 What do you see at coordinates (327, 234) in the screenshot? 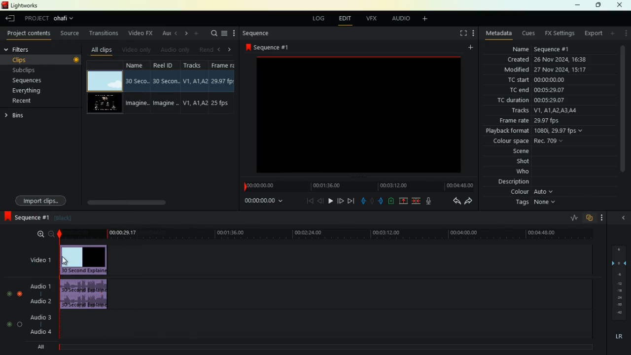
I see `time` at bounding box center [327, 234].